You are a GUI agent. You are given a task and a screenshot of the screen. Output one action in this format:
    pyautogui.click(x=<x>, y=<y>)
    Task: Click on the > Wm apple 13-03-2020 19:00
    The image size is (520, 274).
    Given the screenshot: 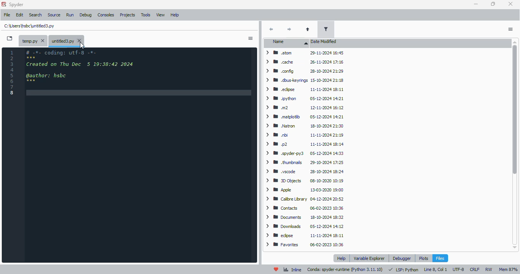 What is the action you would take?
    pyautogui.click(x=305, y=190)
    